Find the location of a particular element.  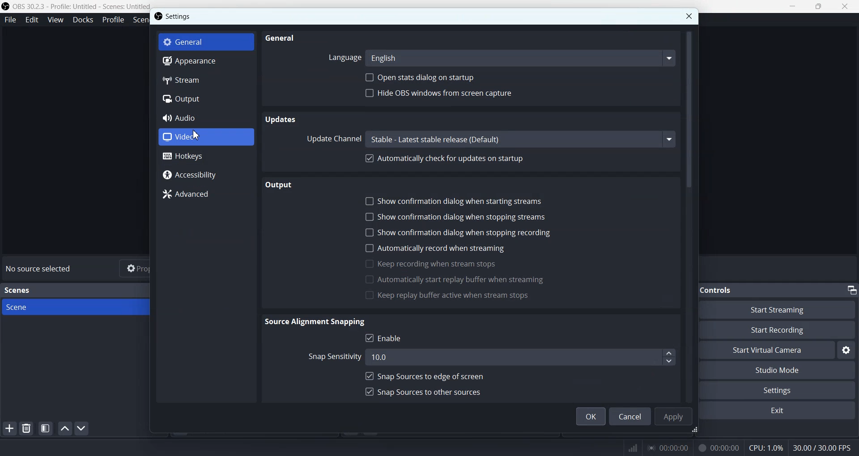

Start Recording is located at coordinates (786, 330).